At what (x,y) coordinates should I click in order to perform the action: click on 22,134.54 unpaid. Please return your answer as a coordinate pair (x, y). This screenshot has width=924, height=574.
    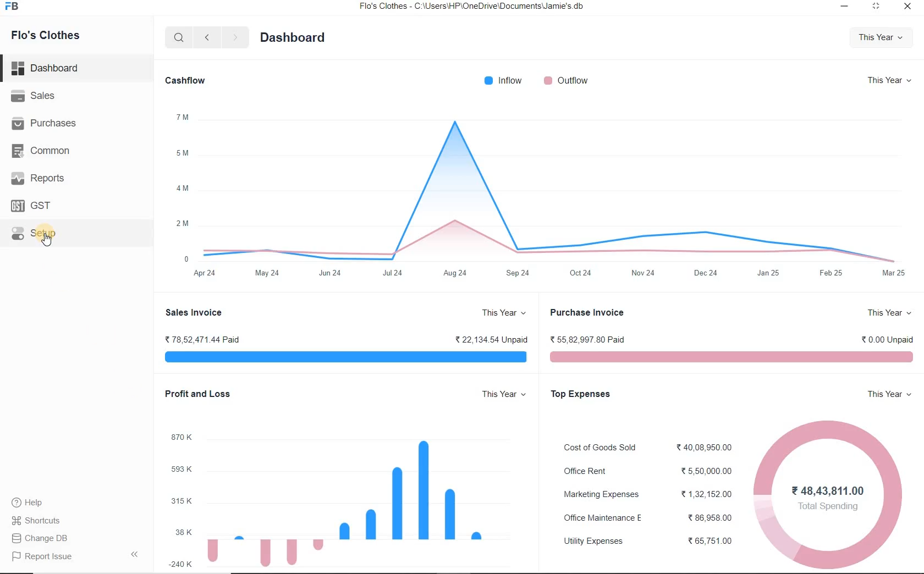
    Looking at the image, I should click on (493, 339).